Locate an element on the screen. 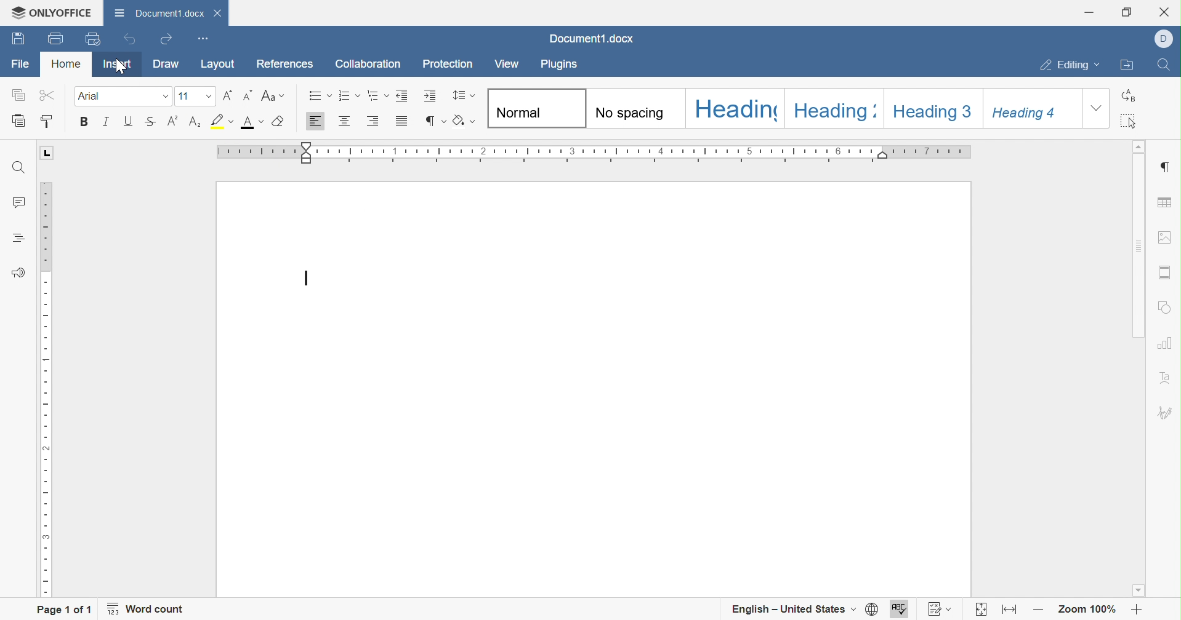  Heading3 is located at coordinates (934, 109).